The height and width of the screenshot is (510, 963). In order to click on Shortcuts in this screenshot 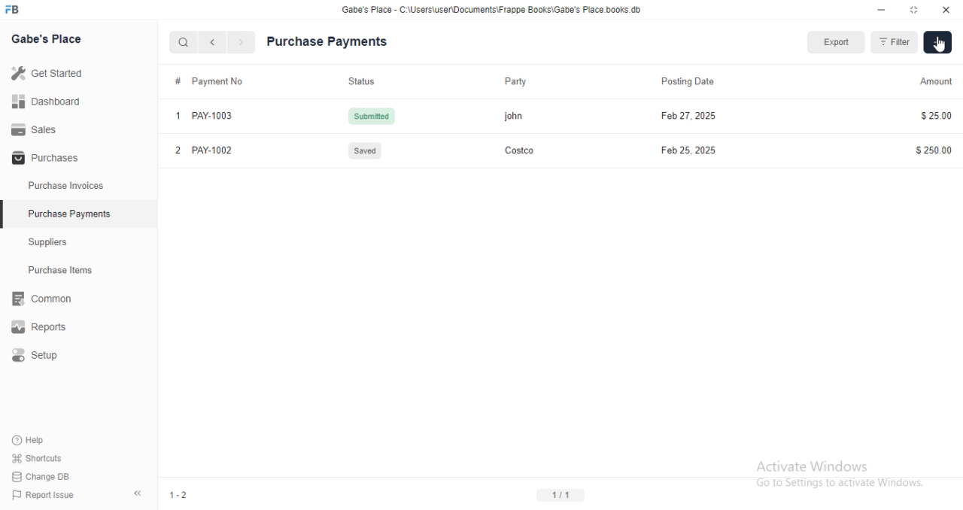, I will do `click(35, 459)`.